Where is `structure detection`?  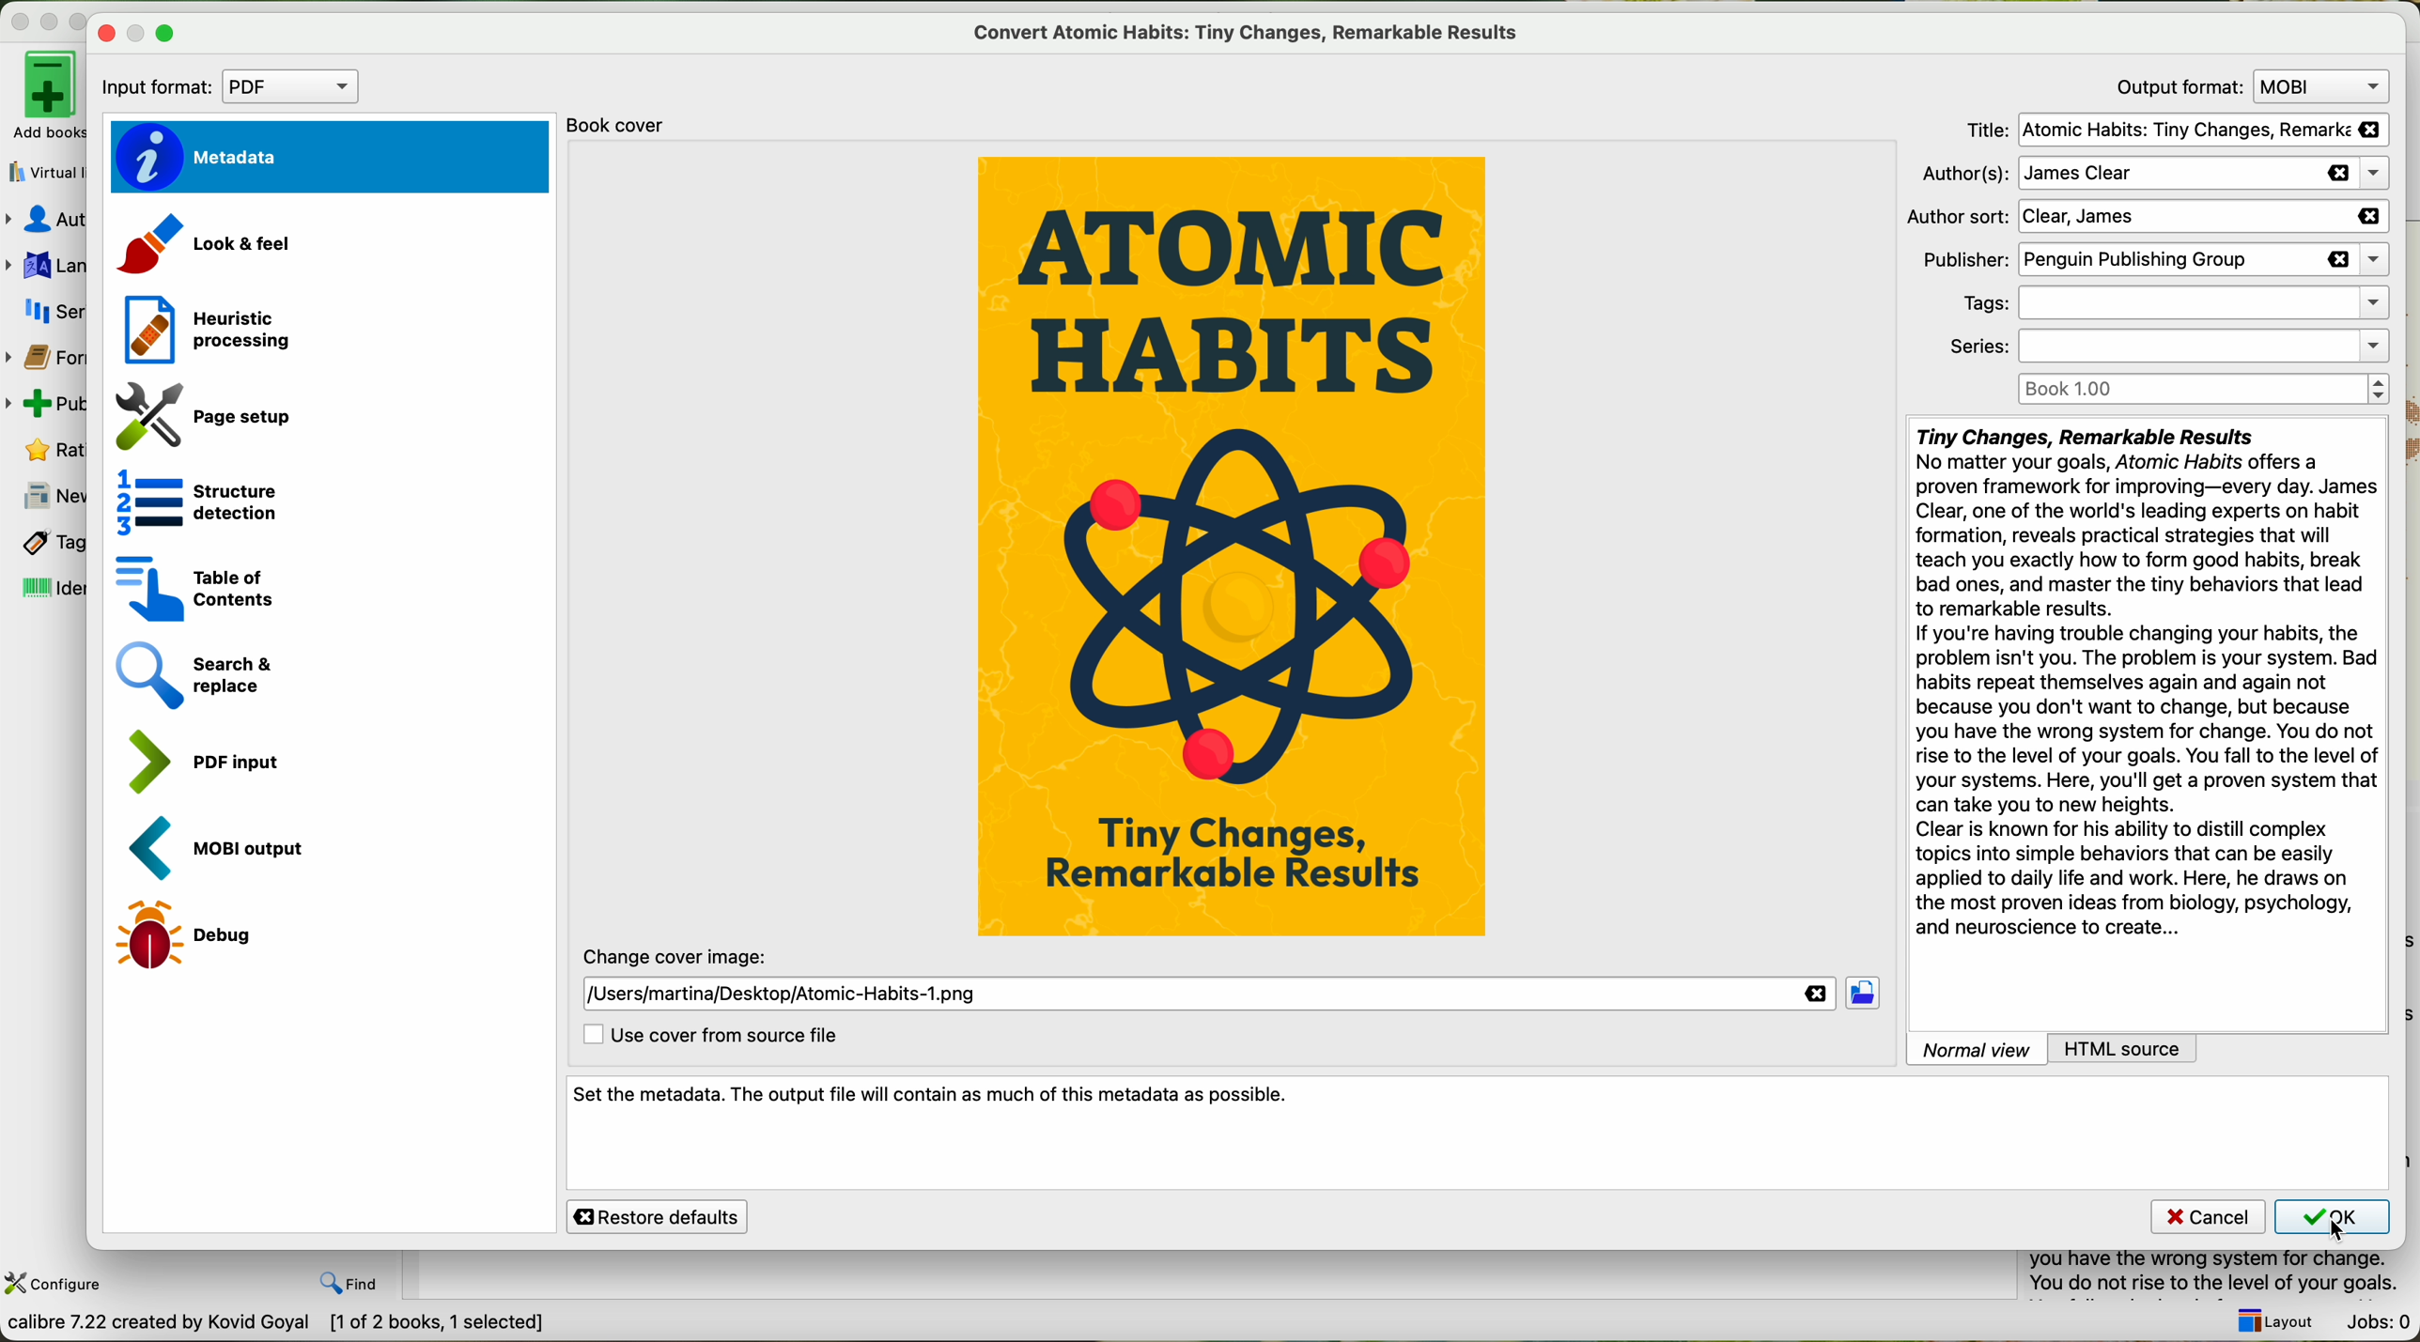
structure detection is located at coordinates (201, 501).